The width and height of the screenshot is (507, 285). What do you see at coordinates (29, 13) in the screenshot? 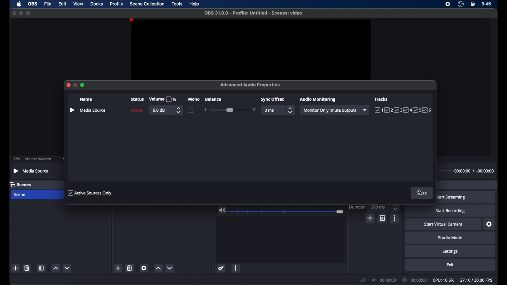
I see `maximize` at bounding box center [29, 13].